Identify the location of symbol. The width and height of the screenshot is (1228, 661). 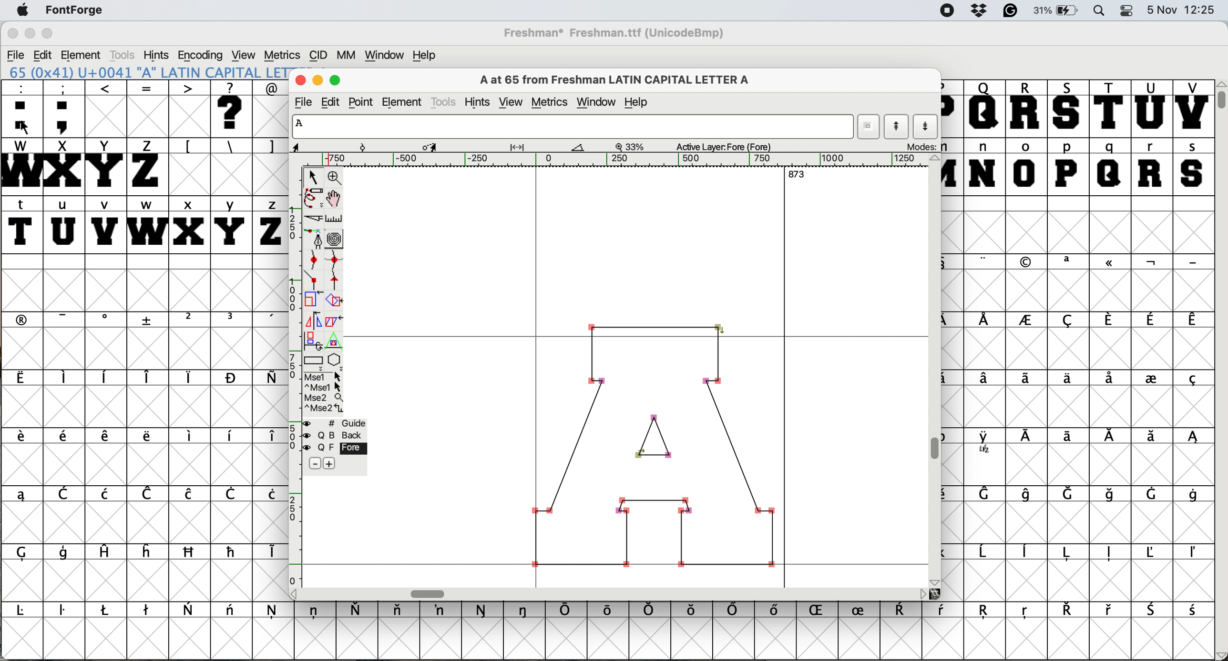
(1152, 377).